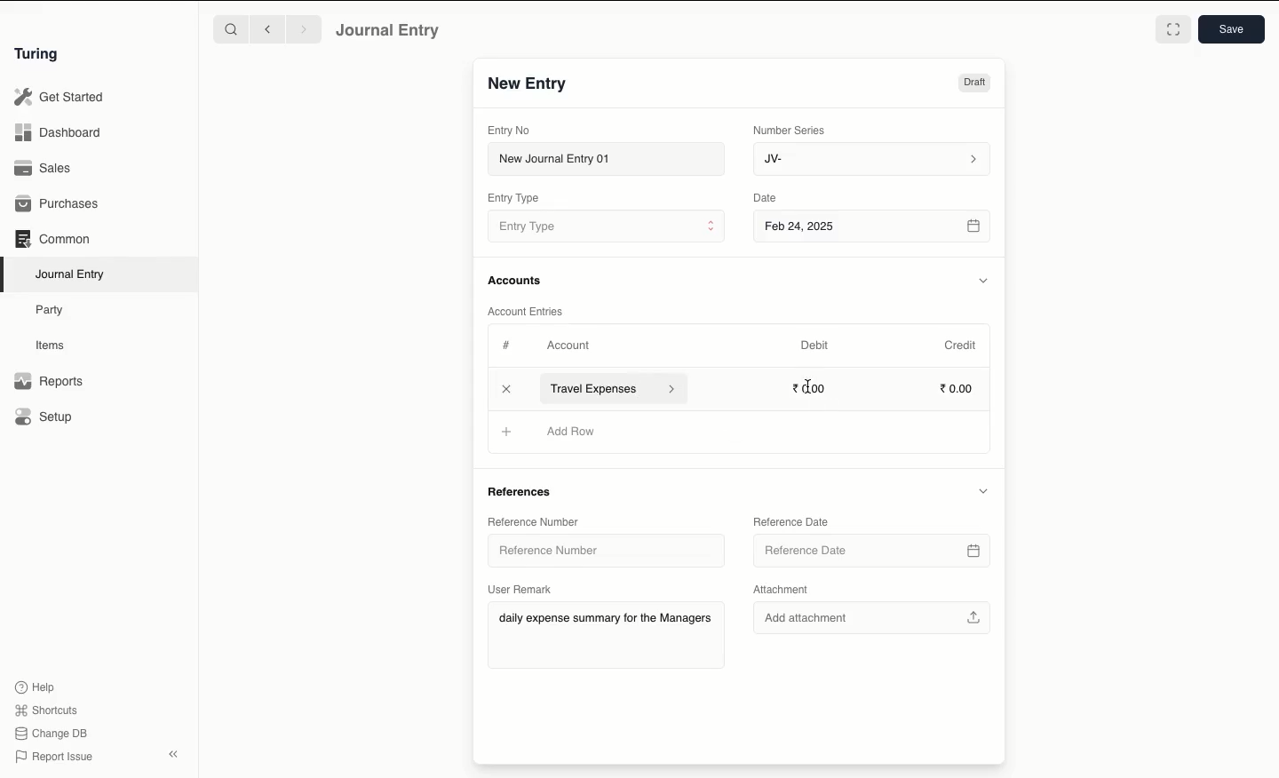 This screenshot has width=1279, height=778. Describe the element at coordinates (49, 381) in the screenshot. I see `Reports` at that location.